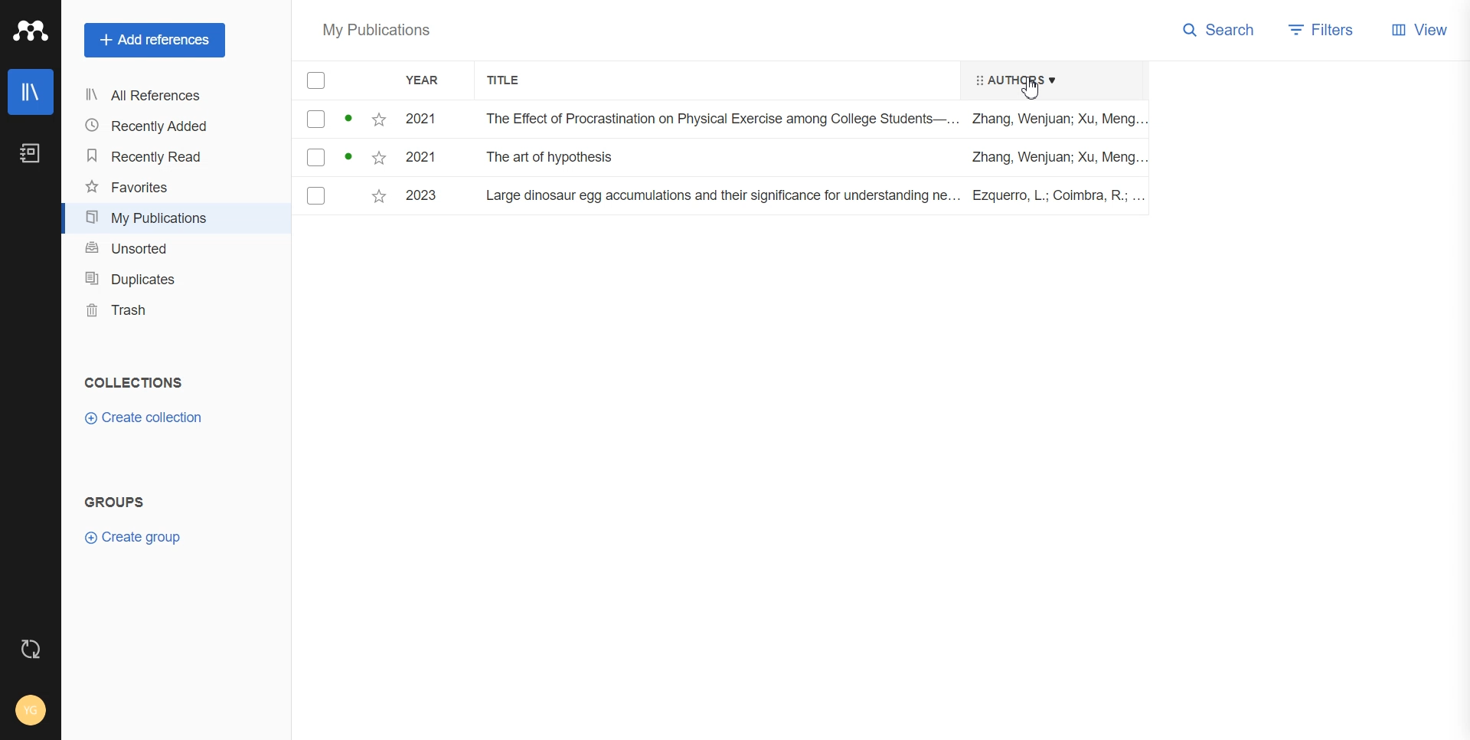  I want to click on Active dot, so click(351, 156).